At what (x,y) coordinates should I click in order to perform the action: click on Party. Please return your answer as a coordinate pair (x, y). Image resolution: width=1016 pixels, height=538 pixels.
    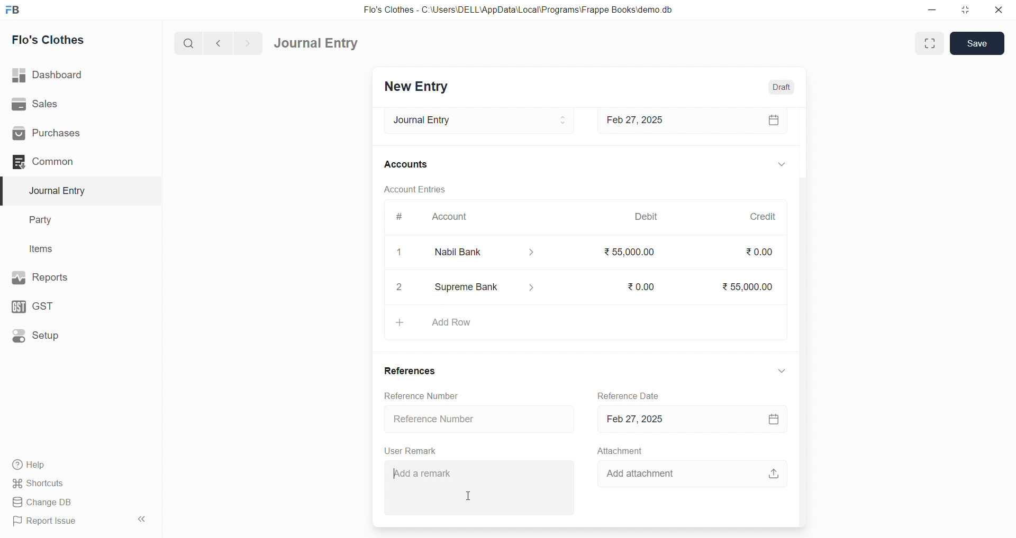
    Looking at the image, I should click on (47, 219).